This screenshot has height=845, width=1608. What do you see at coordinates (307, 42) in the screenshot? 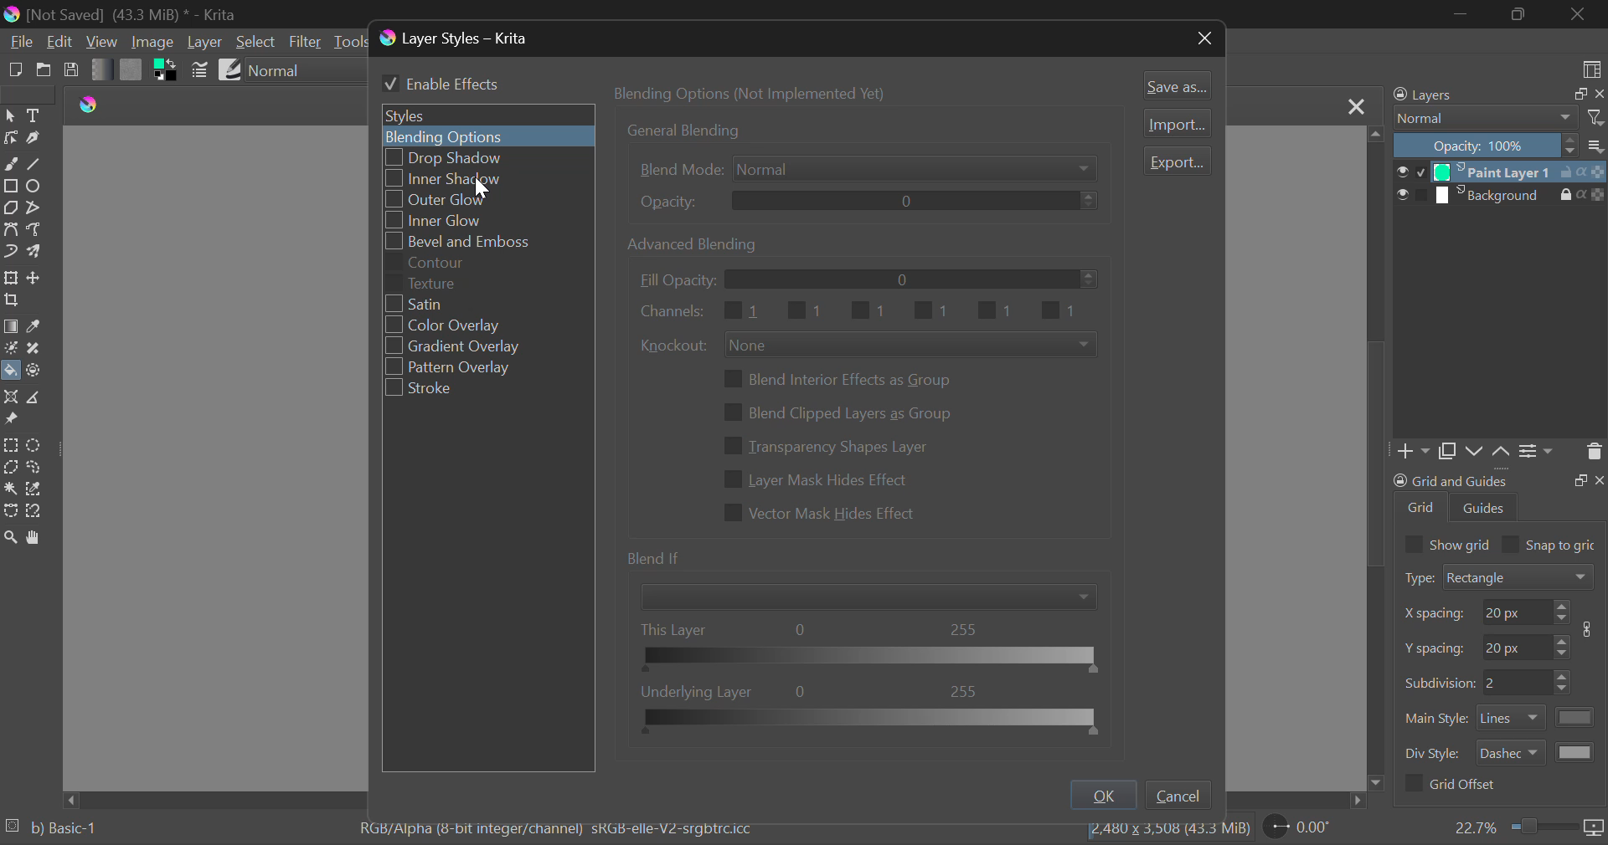
I see `Filter` at bounding box center [307, 42].